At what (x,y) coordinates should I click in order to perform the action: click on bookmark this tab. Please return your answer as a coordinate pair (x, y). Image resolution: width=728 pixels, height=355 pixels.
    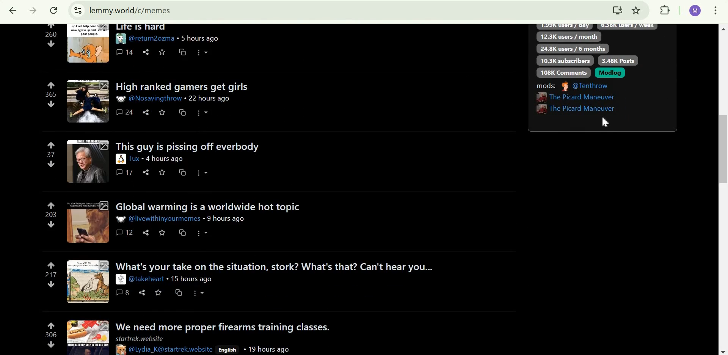
    Looking at the image, I should click on (638, 11).